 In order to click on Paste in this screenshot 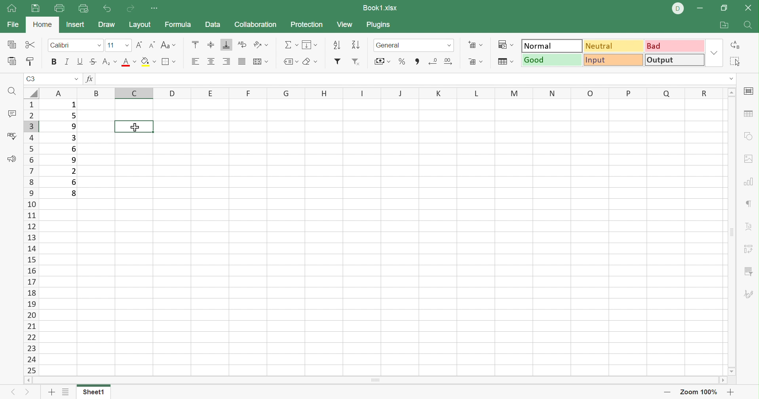, I will do `click(10, 63)`.